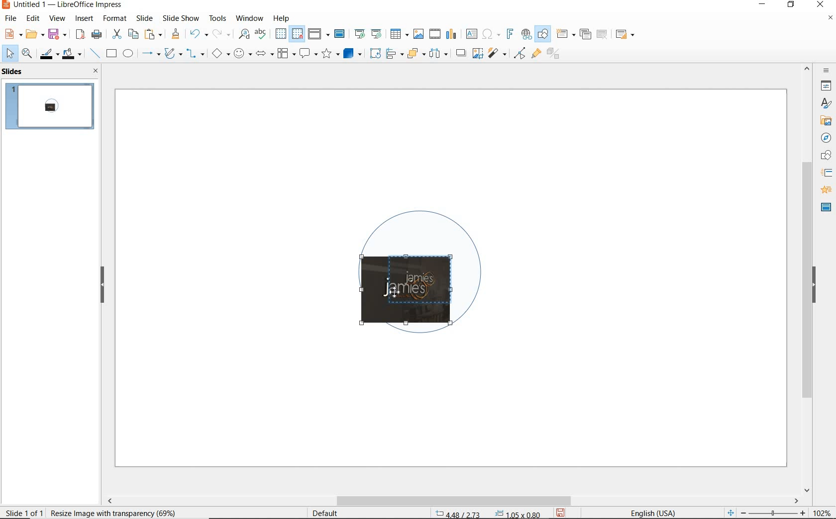  I want to click on redo, so click(221, 34).